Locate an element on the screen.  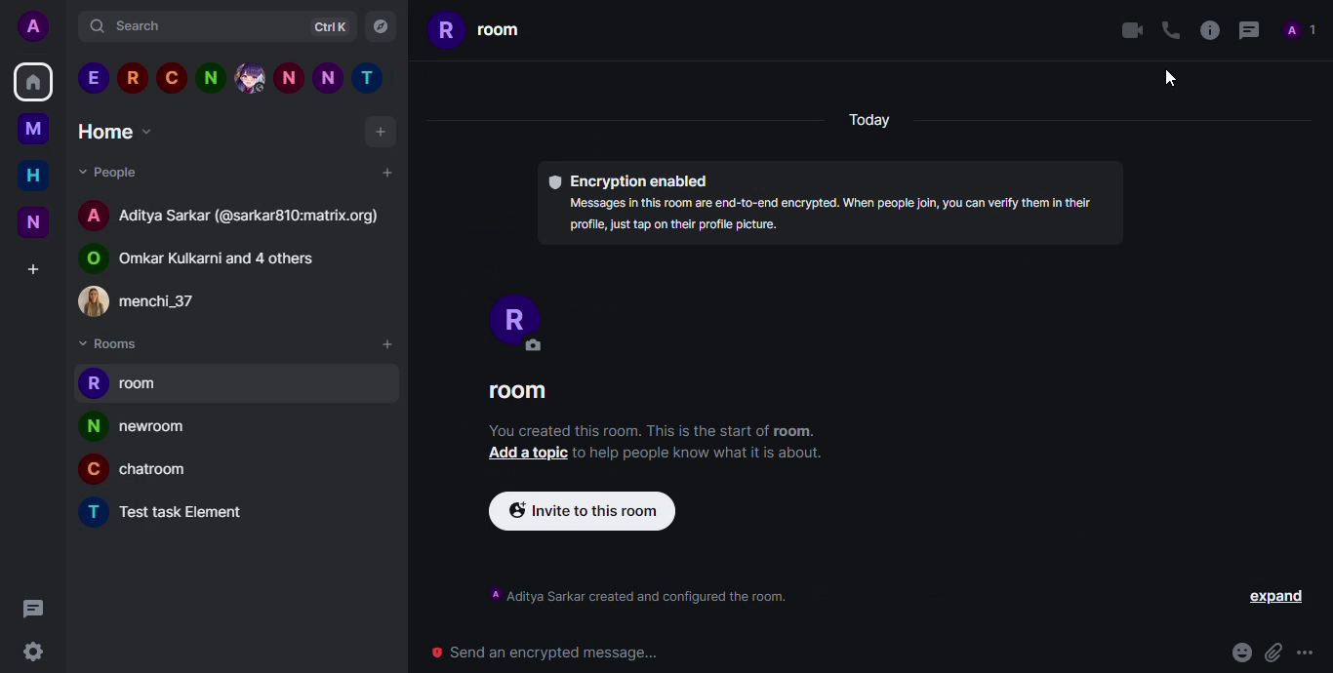
invite to this room is located at coordinates (585, 511).